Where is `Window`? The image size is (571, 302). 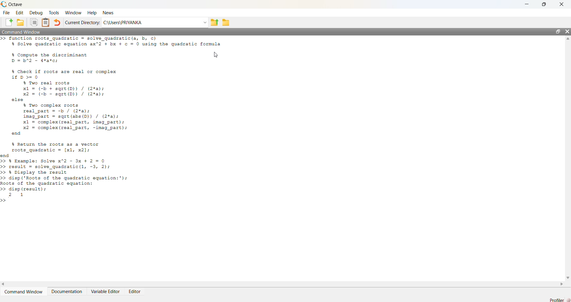
Window is located at coordinates (73, 12).